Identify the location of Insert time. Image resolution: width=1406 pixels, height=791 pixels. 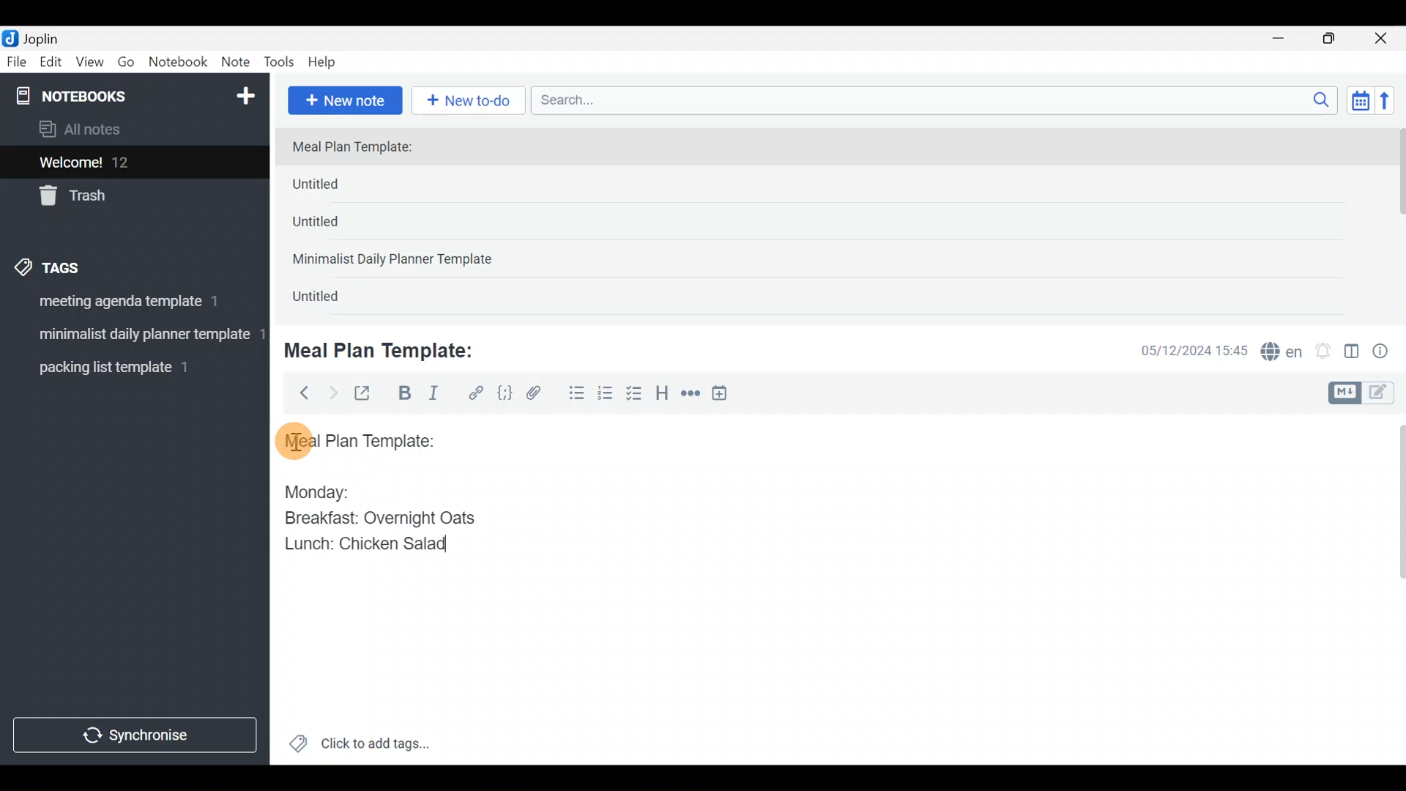
(726, 395).